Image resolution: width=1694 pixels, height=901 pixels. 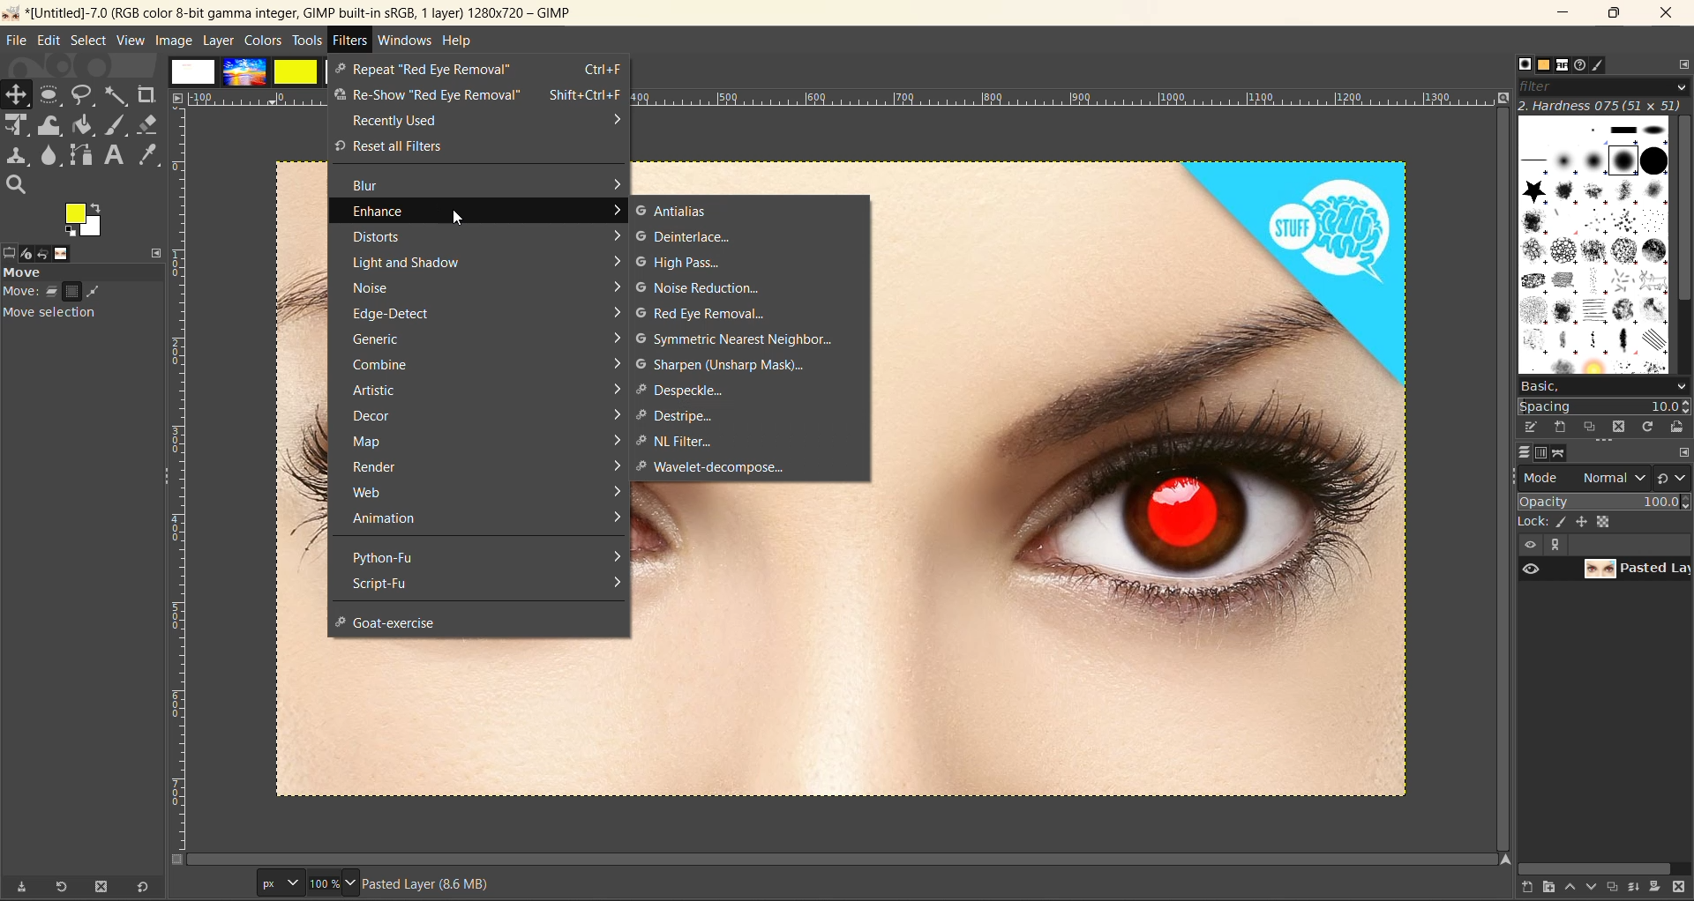 I want to click on horizontal scroll bar, so click(x=1599, y=867).